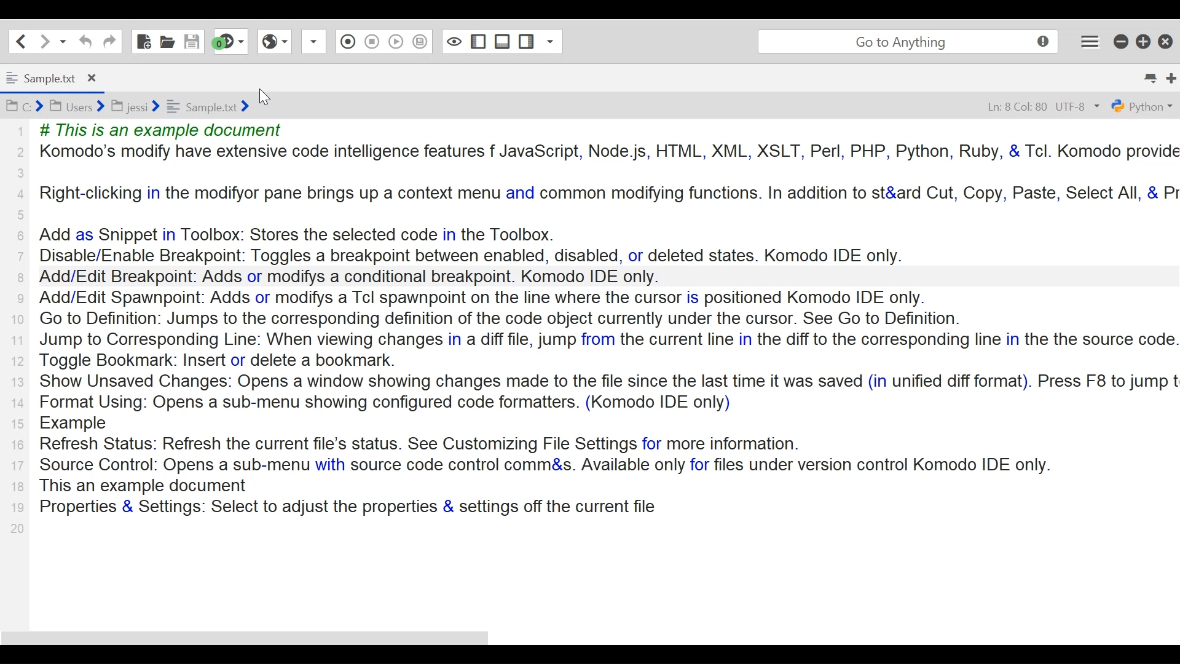 Image resolution: width=1180 pixels, height=664 pixels. I want to click on Share File, so click(63, 41).